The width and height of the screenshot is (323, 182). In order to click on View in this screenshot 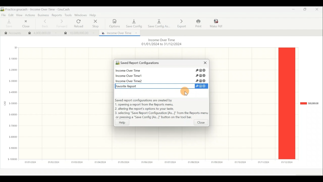, I will do `click(19, 15)`.